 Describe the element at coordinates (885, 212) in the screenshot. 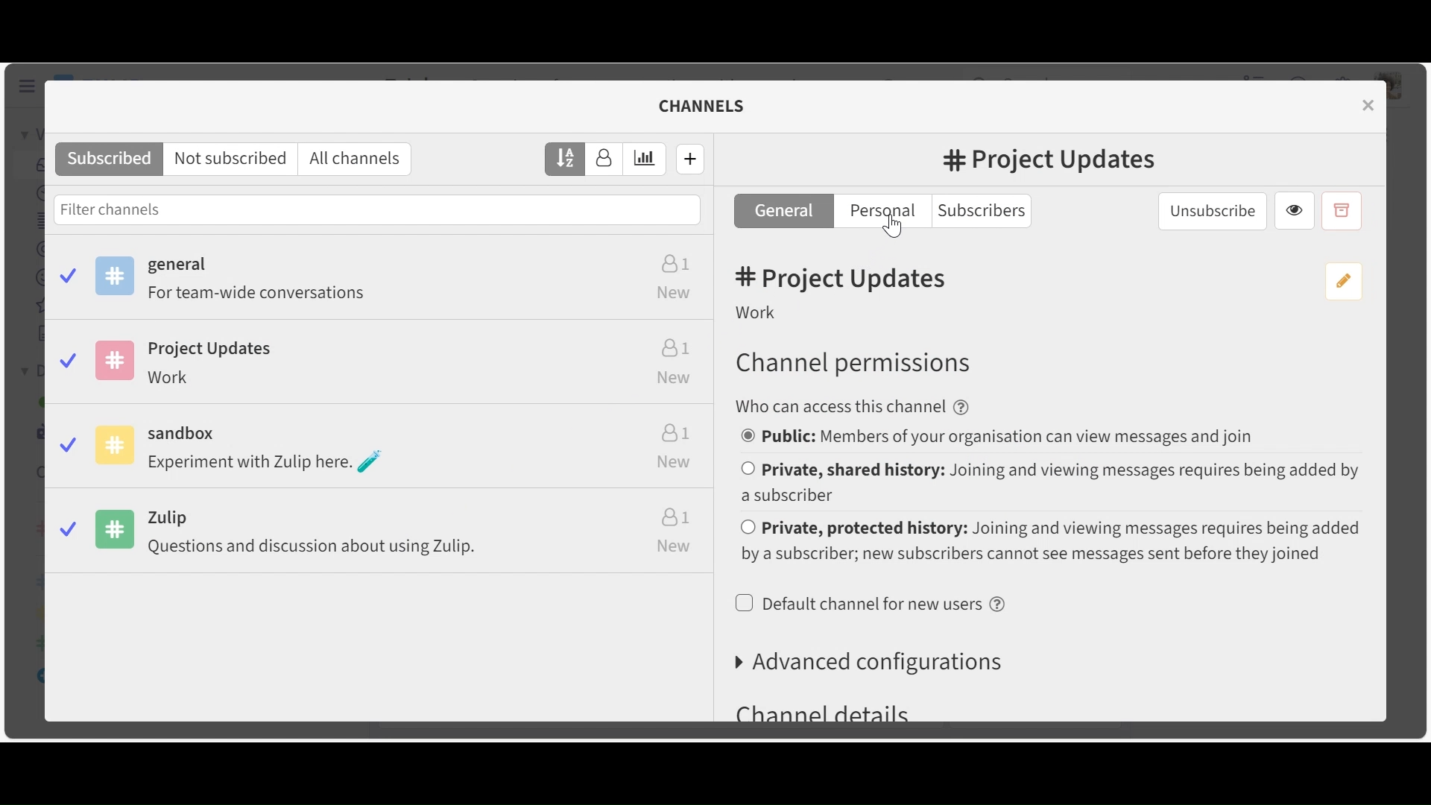

I see `Personal` at that location.